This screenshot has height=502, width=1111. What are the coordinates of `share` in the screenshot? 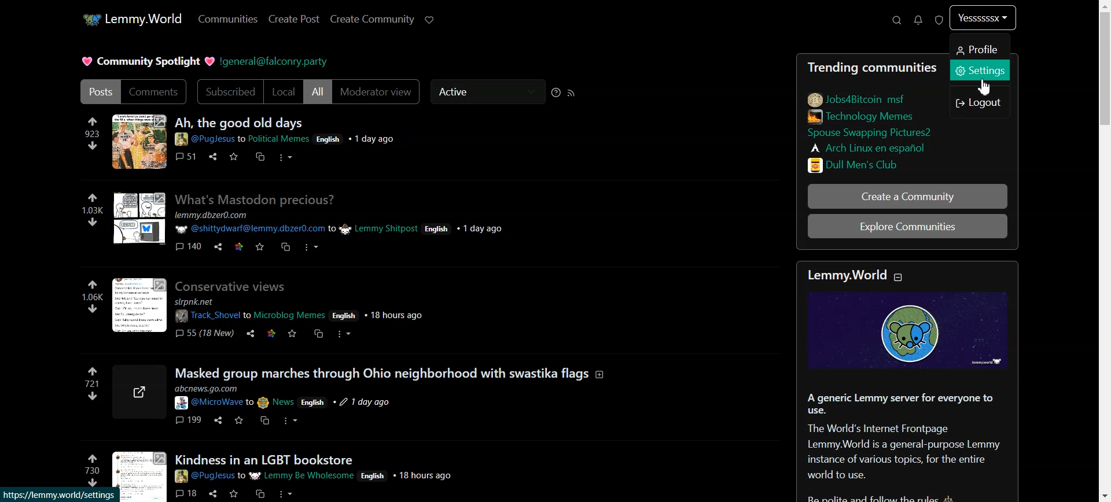 It's located at (217, 420).